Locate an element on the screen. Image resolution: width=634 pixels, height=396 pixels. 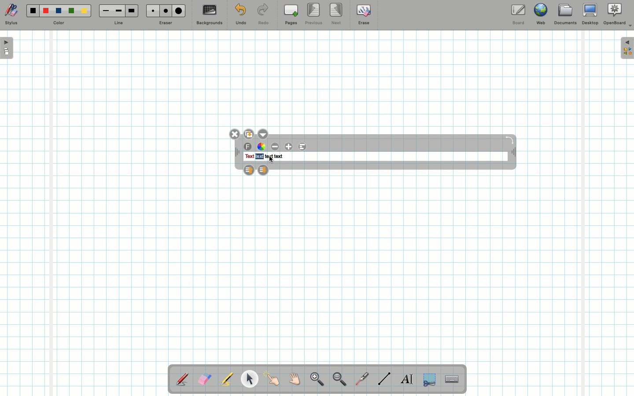
Small eraser is located at coordinates (151, 11).